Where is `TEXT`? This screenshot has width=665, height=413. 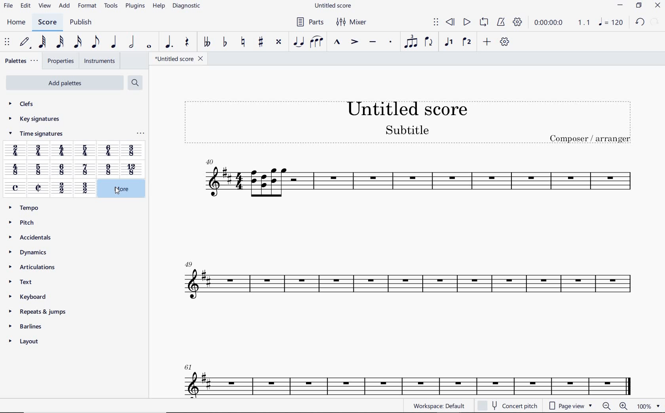
TEXT is located at coordinates (24, 281).